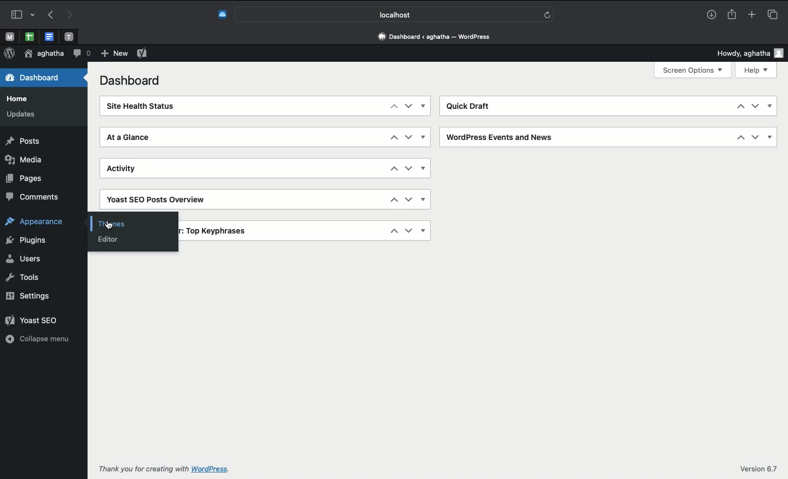  Describe the element at coordinates (25, 160) in the screenshot. I see `Media` at that location.